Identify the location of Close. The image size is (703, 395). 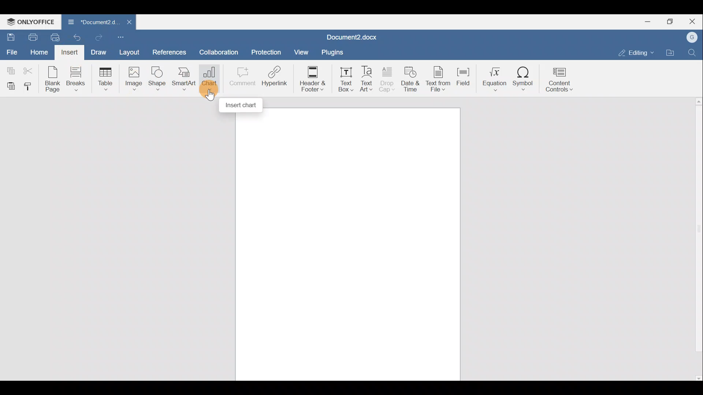
(694, 21).